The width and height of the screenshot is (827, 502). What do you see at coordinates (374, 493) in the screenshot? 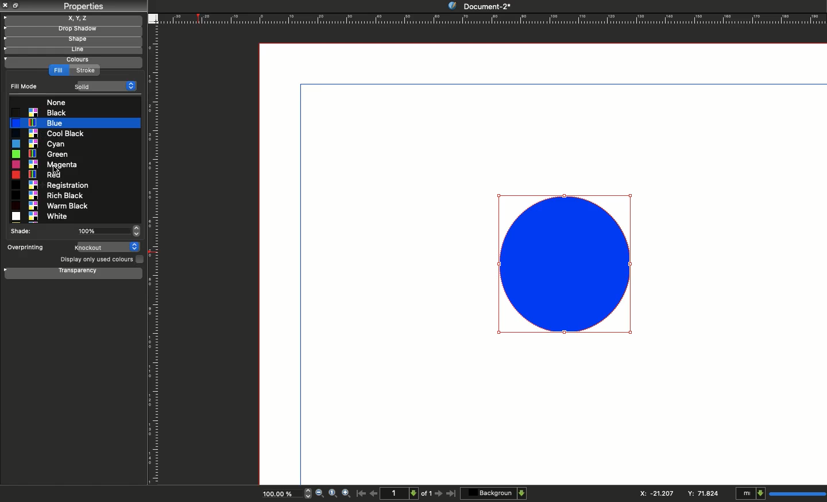
I see `Previous page` at bounding box center [374, 493].